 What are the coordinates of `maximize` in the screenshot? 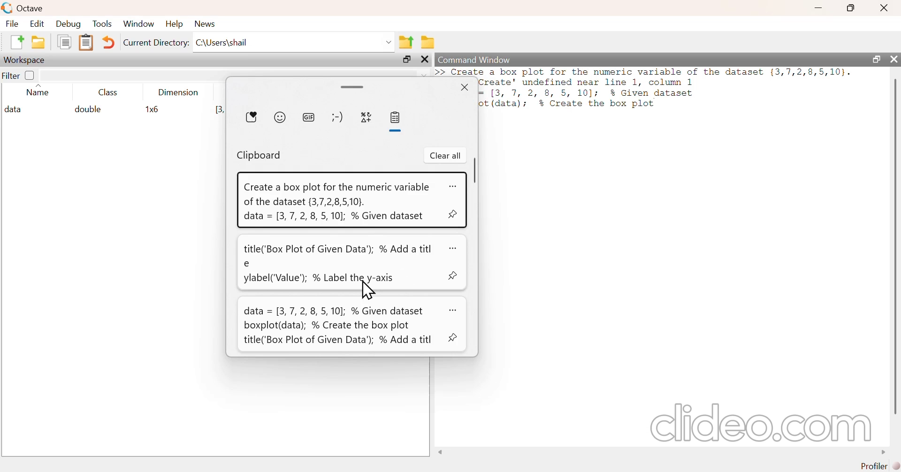 It's located at (851, 8).